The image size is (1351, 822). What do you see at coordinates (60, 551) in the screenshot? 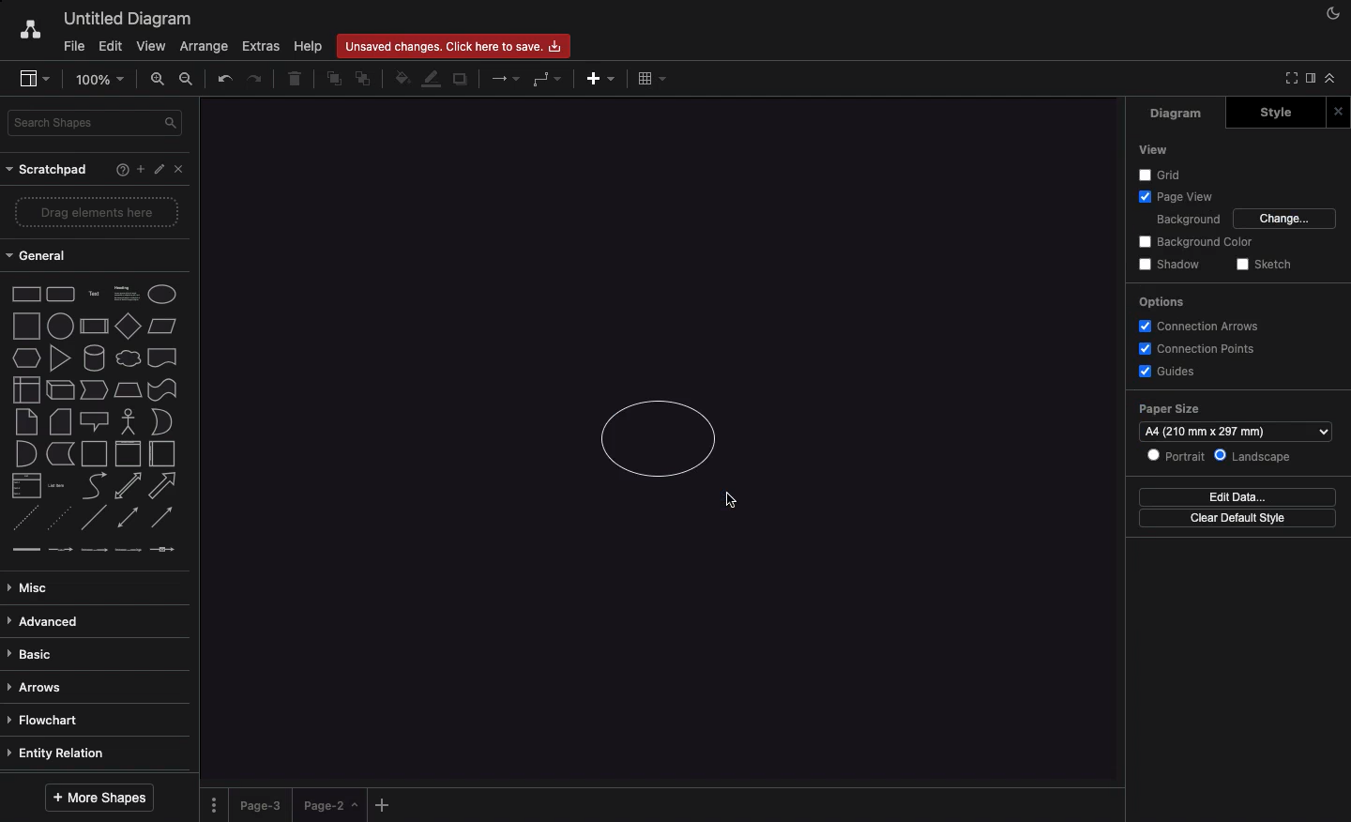
I see `connector with label` at bounding box center [60, 551].